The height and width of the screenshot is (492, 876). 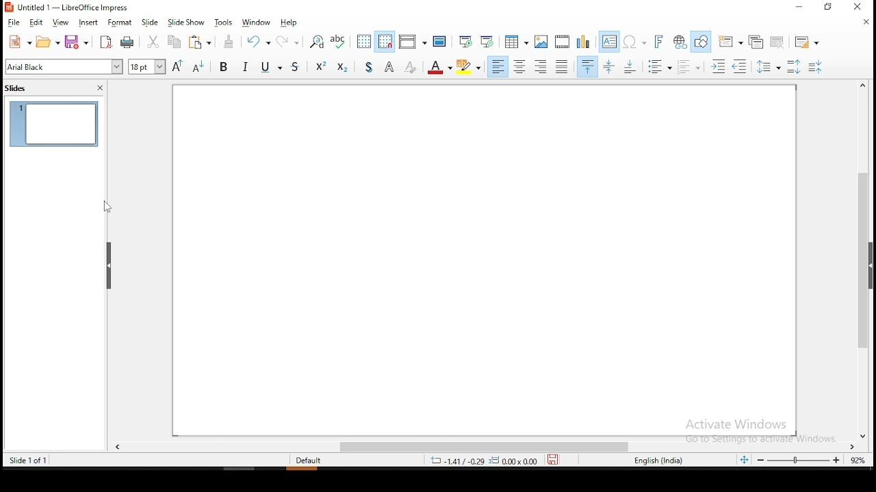 I want to click on Font, so click(x=64, y=66).